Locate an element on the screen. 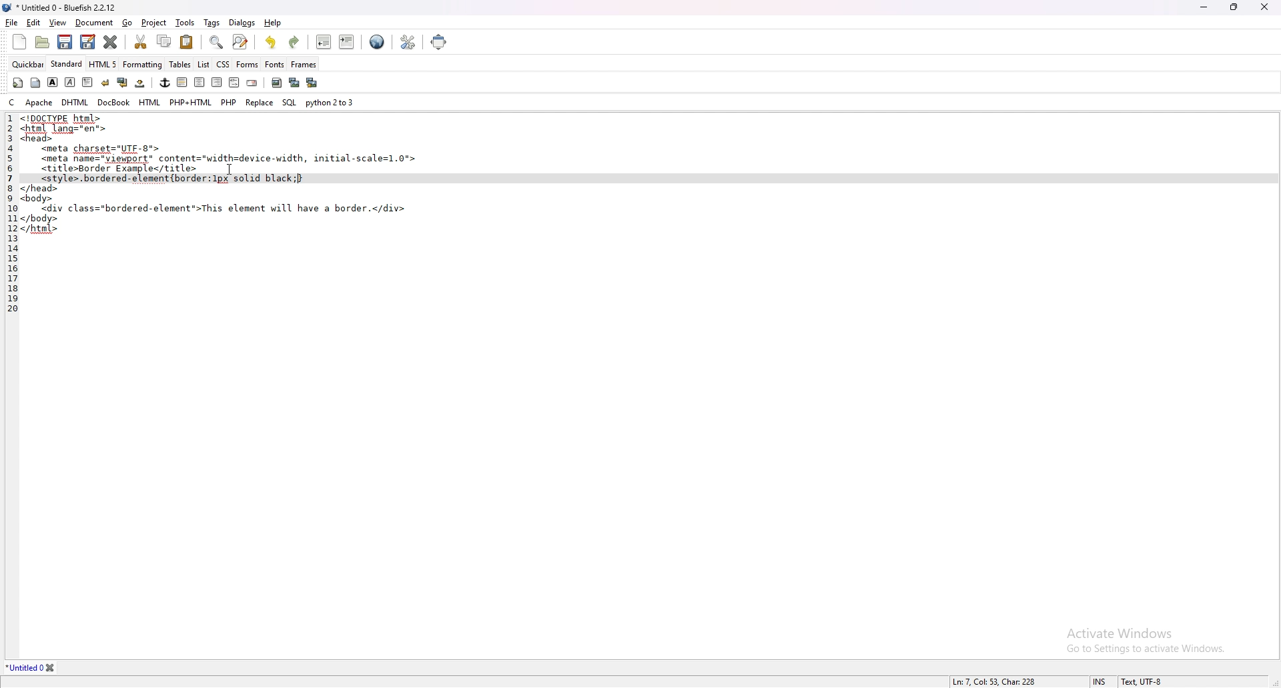 This screenshot has width=1281, height=688. undo is located at coordinates (271, 42).